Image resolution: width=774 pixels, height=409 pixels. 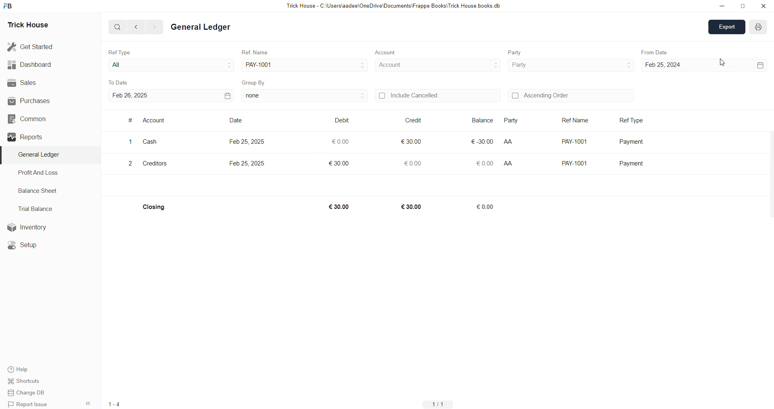 I want to click on Ref Type, so click(x=121, y=52).